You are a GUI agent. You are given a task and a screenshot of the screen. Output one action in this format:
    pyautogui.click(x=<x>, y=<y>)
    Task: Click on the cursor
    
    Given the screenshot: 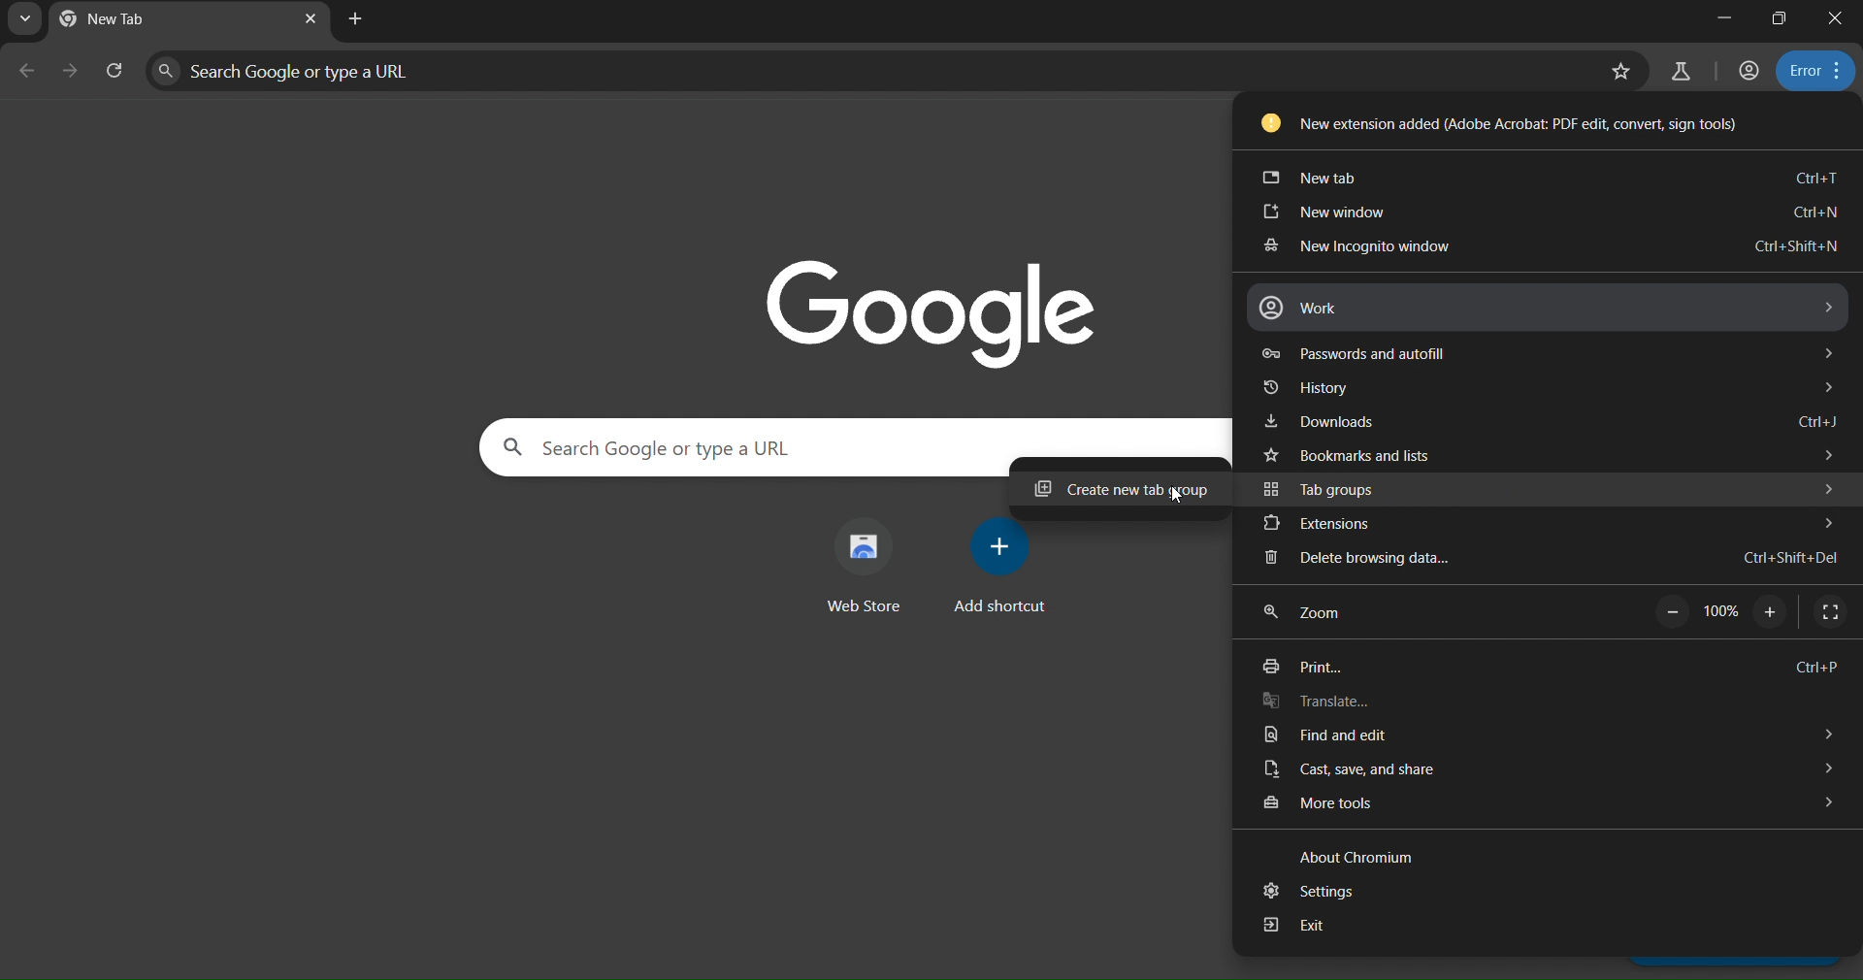 What is the action you would take?
    pyautogui.click(x=1176, y=494)
    